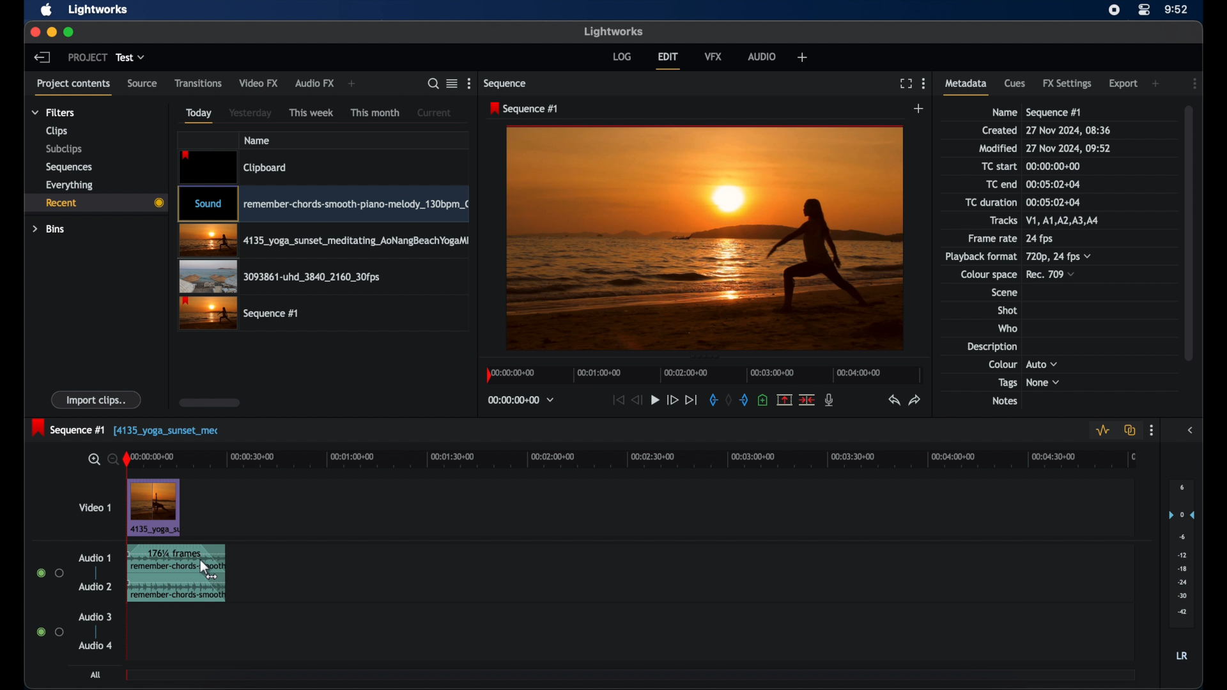 This screenshot has width=1227, height=690. Describe the element at coordinates (521, 400) in the screenshot. I see `timecodes and reels` at that location.